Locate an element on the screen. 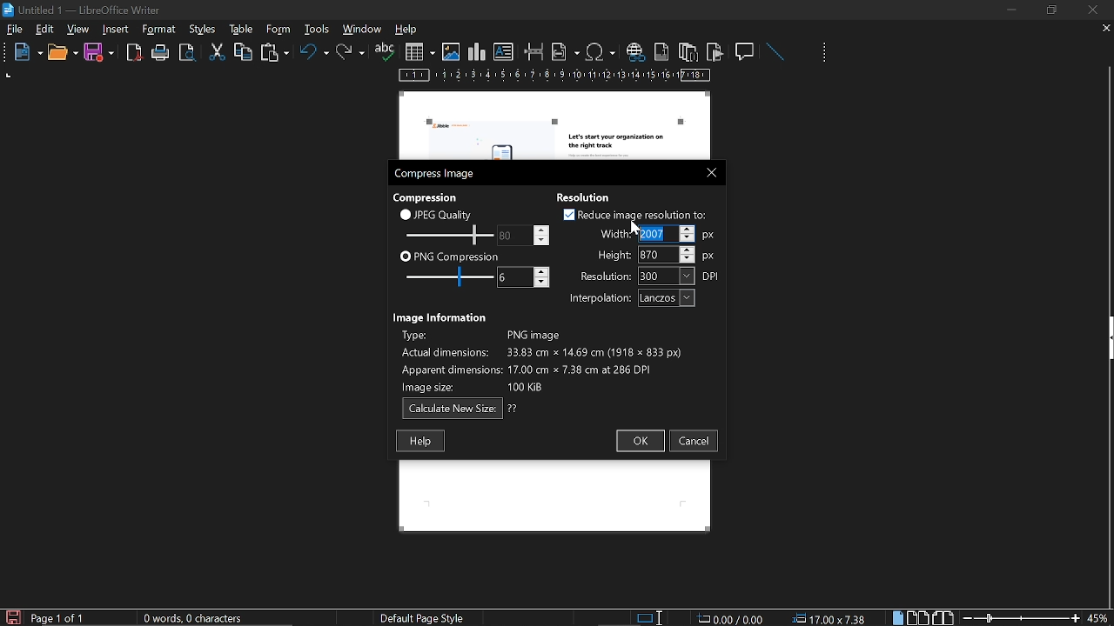  undo is located at coordinates (314, 55).